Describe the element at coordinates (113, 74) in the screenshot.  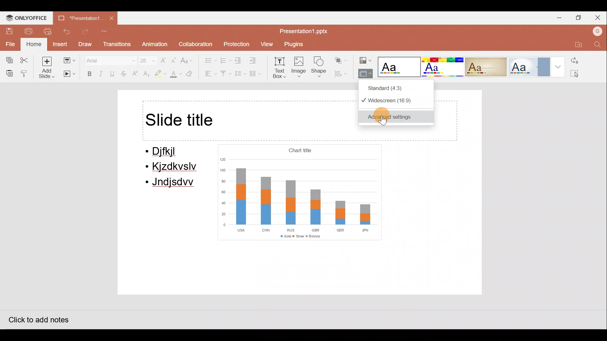
I see `Underline` at that location.